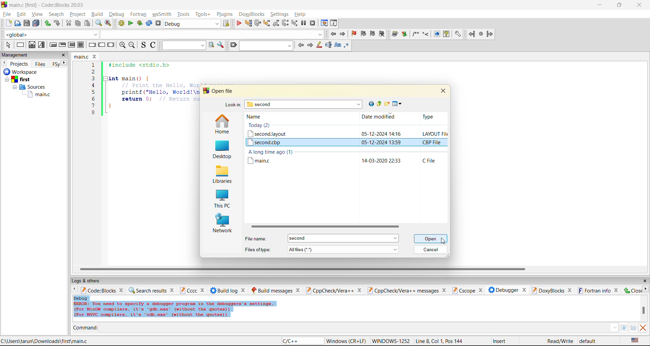 This screenshot has height=346, width=650. I want to click on go to last, so click(370, 104).